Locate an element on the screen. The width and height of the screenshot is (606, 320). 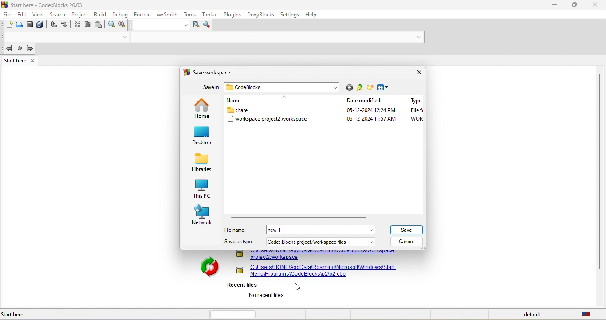
file name is located at coordinates (238, 230).